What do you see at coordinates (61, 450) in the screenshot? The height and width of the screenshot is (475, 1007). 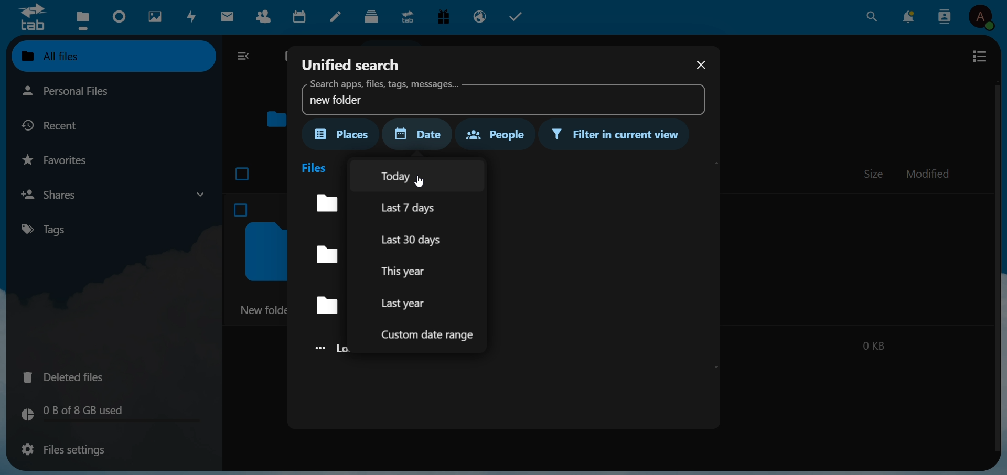 I see `files setting` at bounding box center [61, 450].